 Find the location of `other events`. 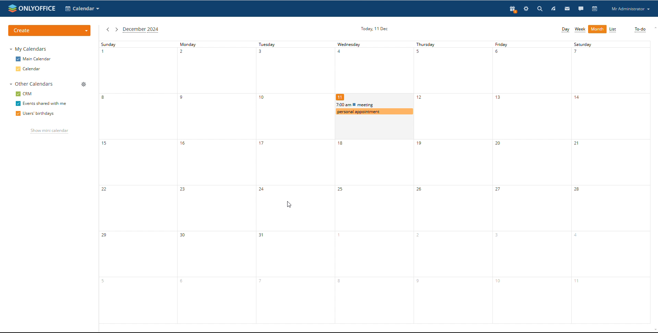

other events is located at coordinates (374, 108).